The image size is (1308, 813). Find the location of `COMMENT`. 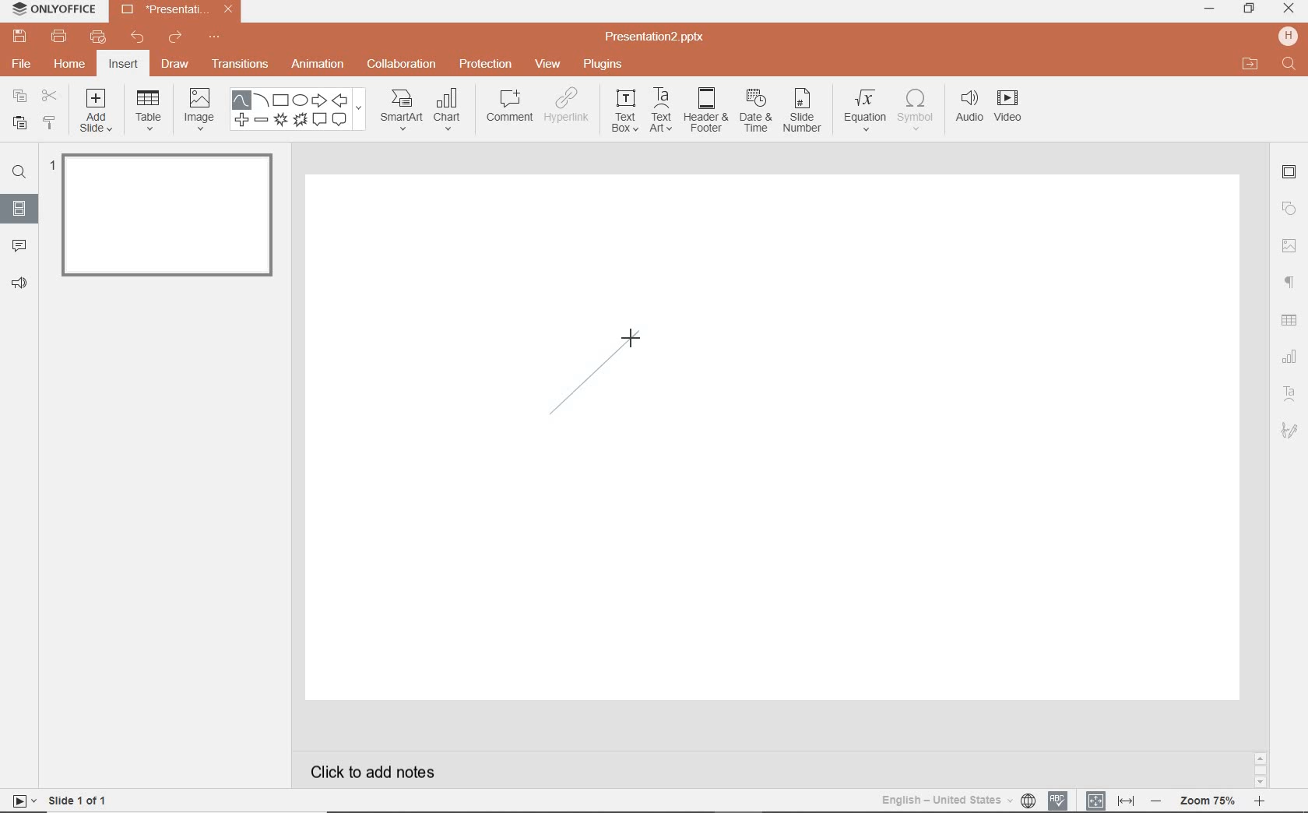

COMMENT is located at coordinates (508, 108).